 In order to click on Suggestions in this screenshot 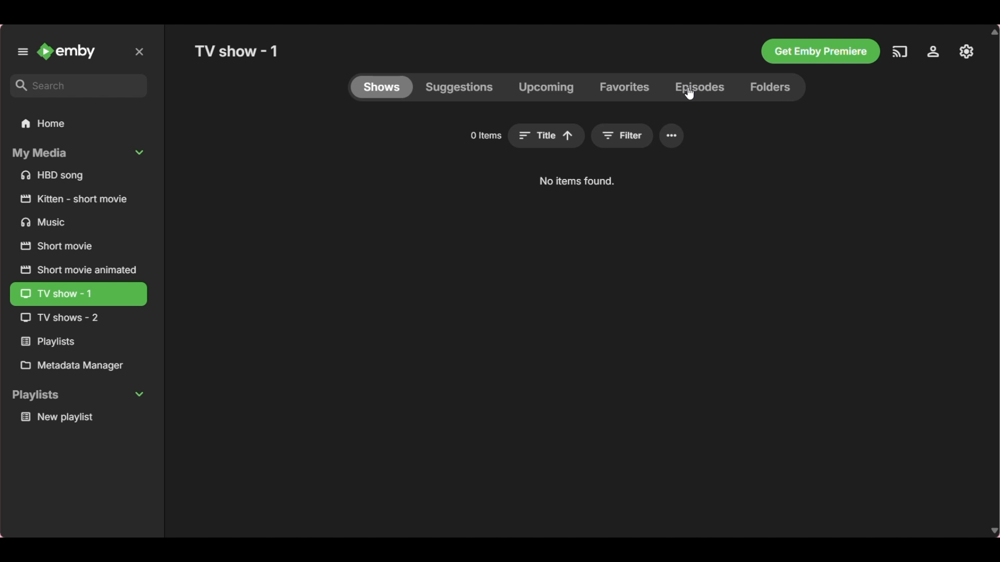, I will do `click(459, 87)`.